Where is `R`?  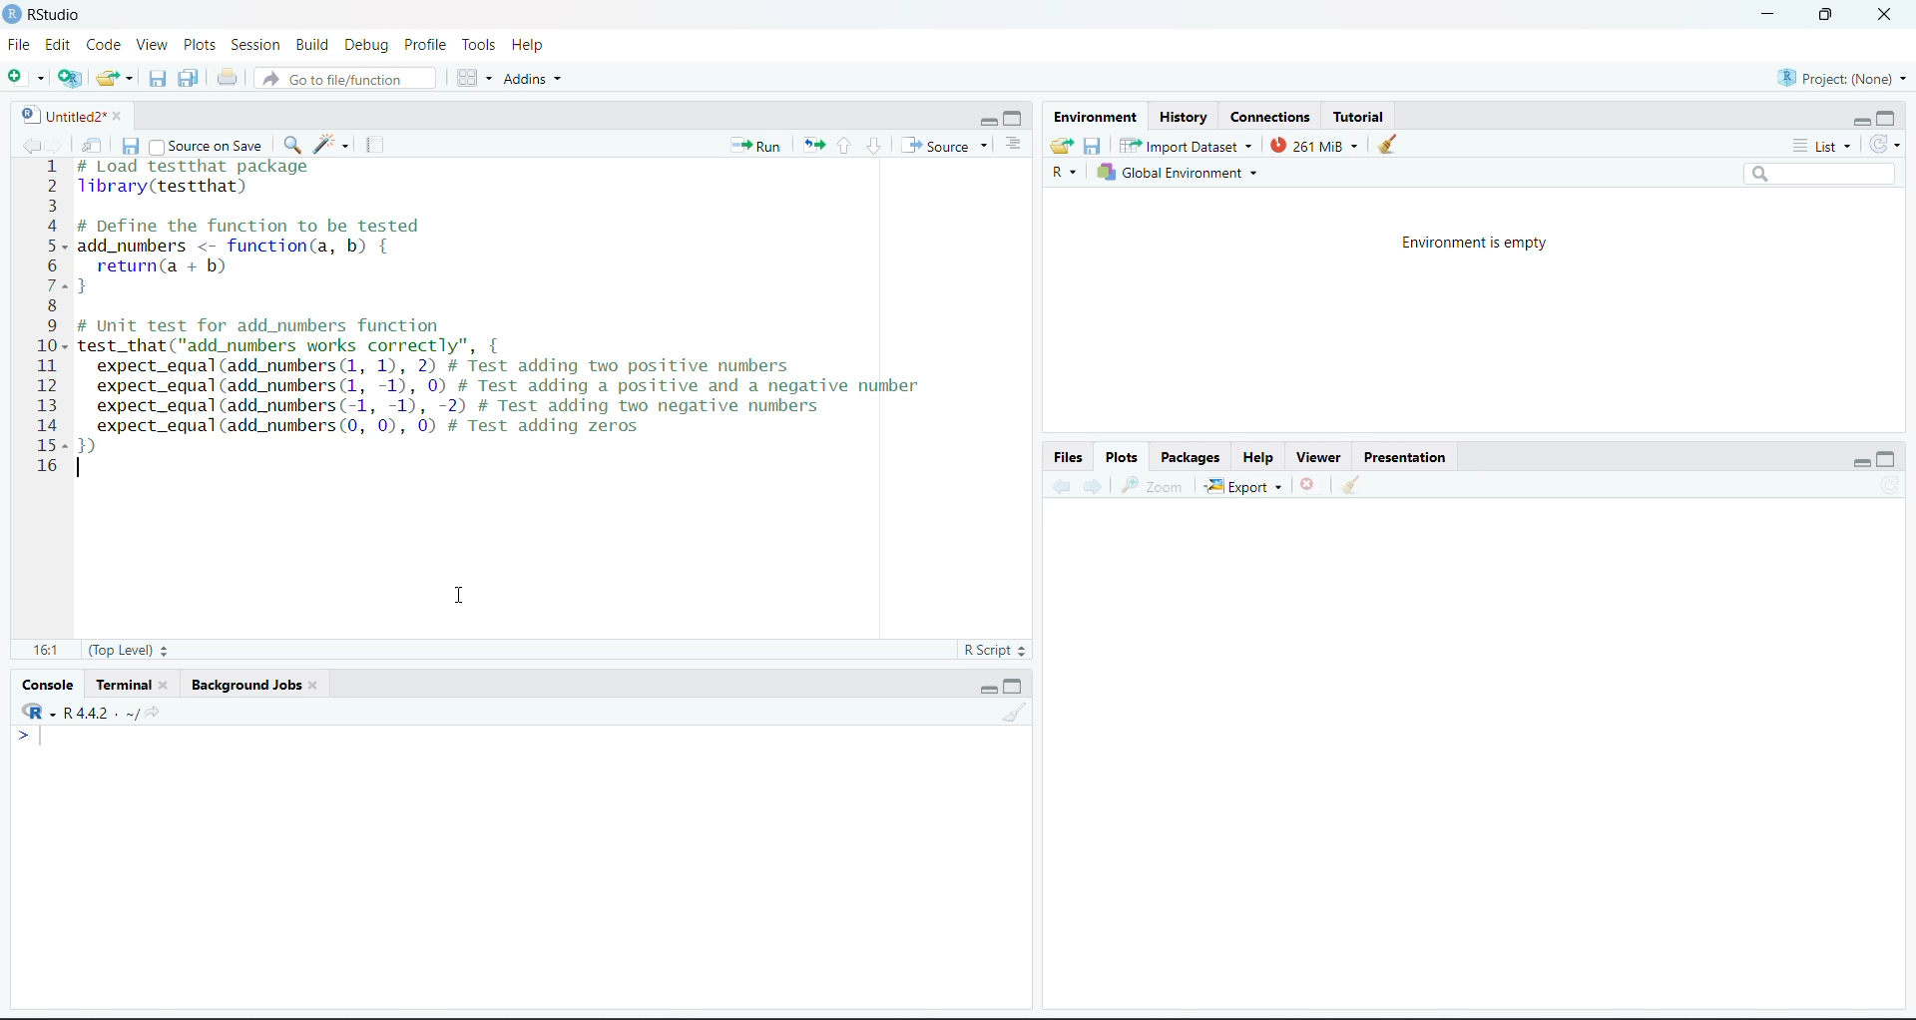
R is located at coordinates (1061, 172).